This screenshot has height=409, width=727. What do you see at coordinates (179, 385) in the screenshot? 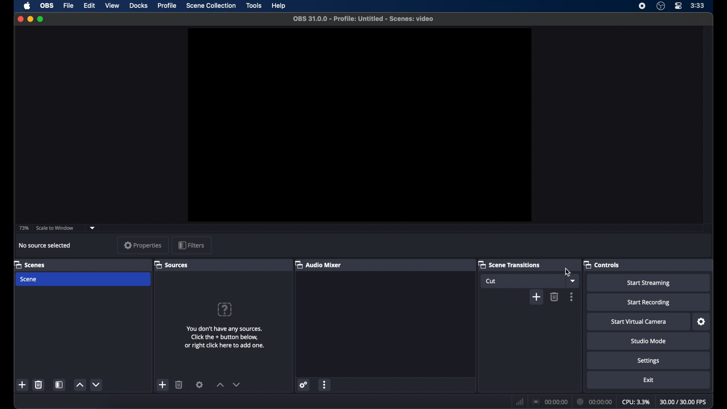
I see `delete` at bounding box center [179, 385].